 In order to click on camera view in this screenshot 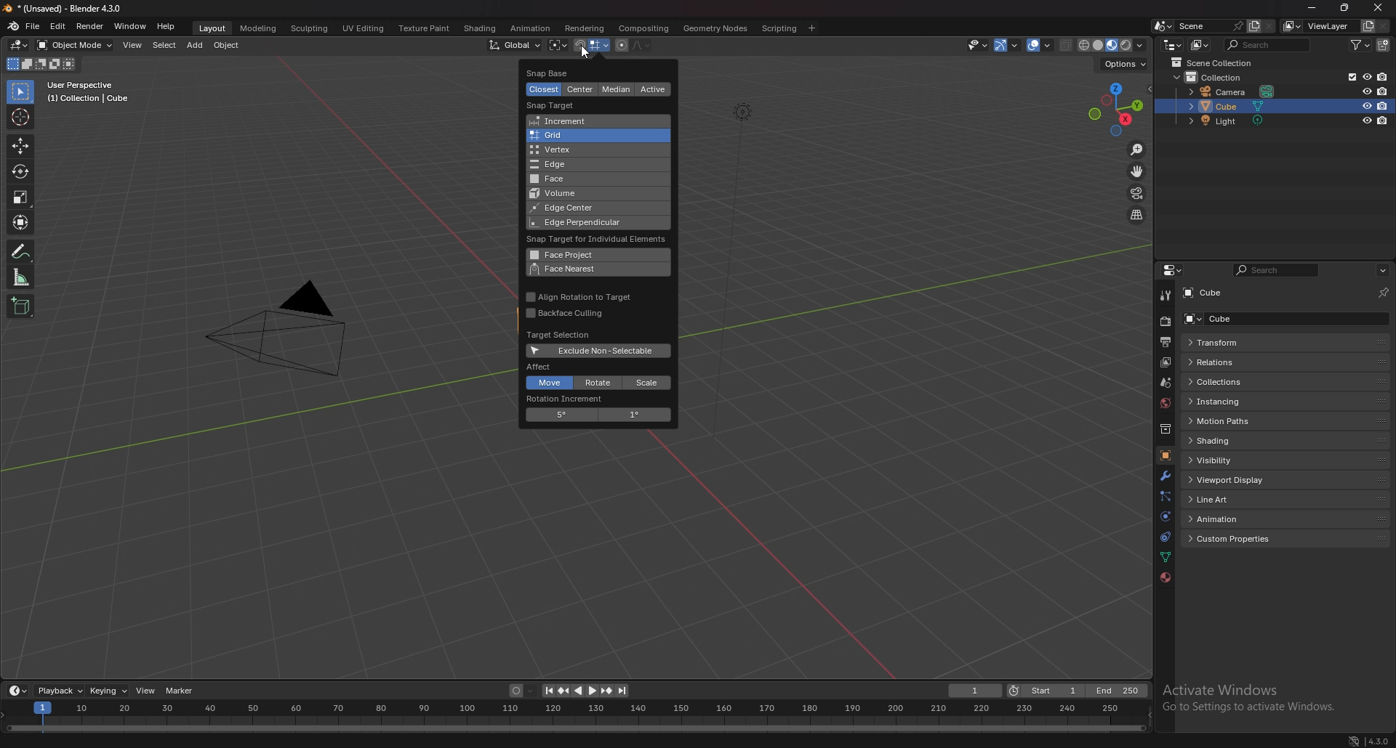, I will do `click(1138, 192)`.